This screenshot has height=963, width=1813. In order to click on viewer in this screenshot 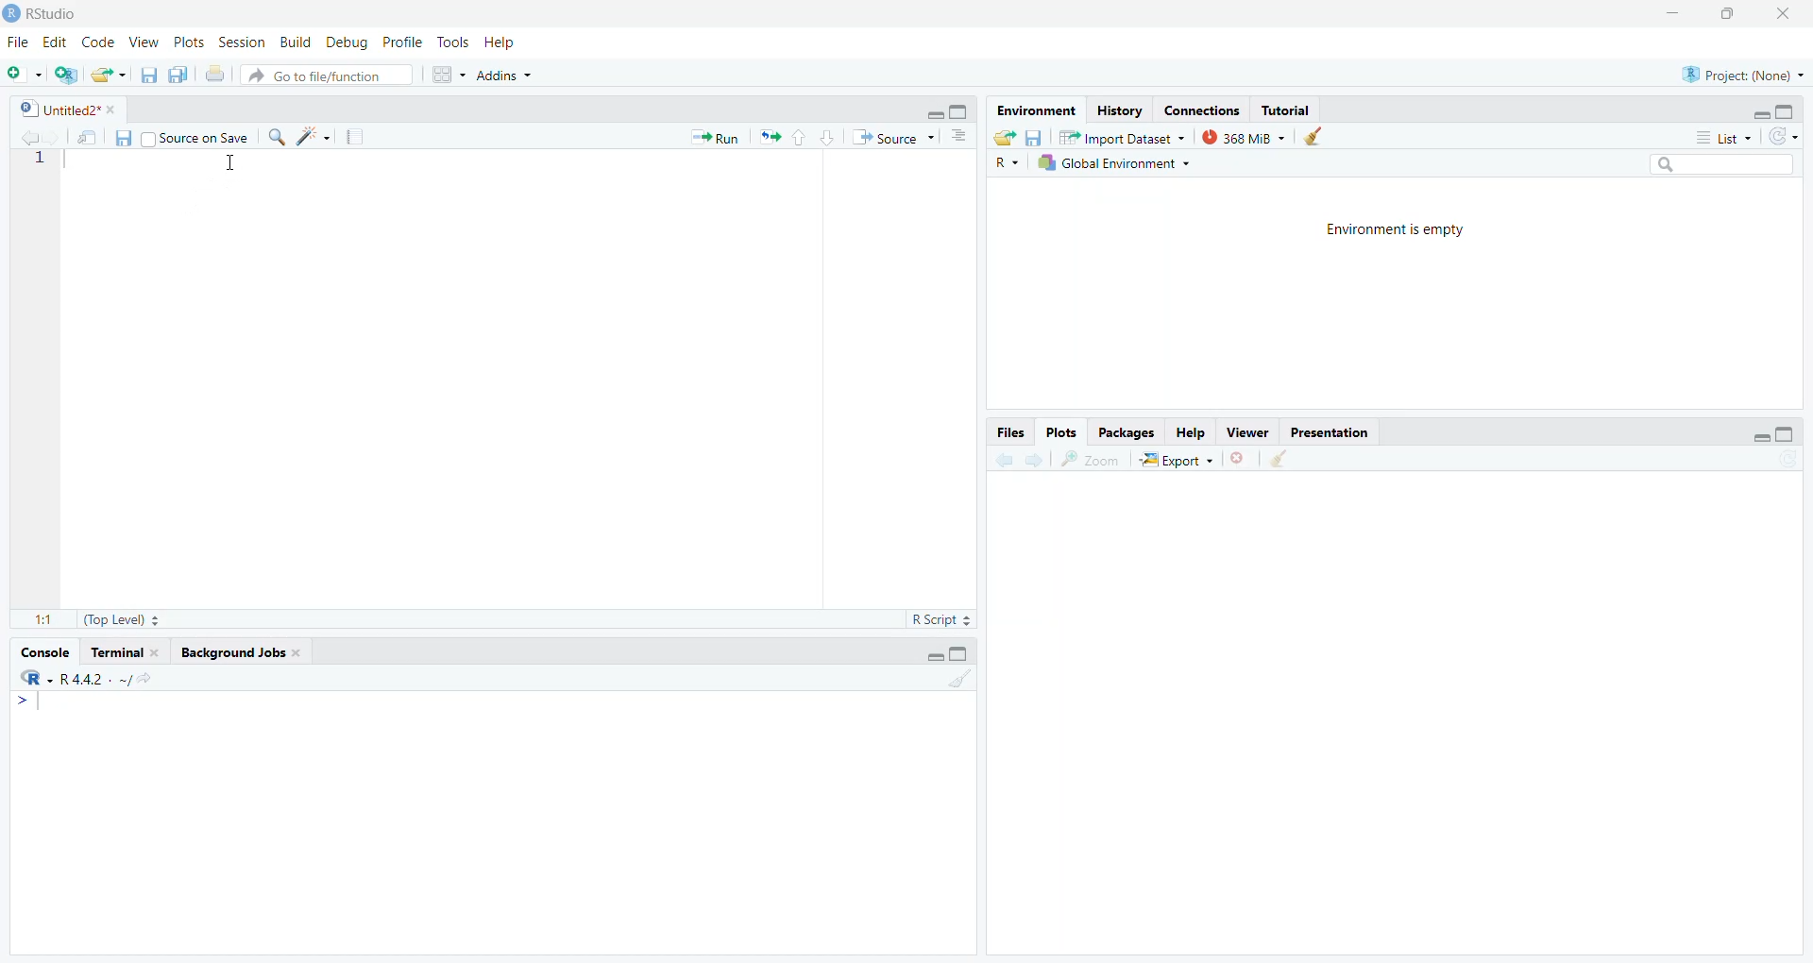, I will do `click(1249, 433)`.